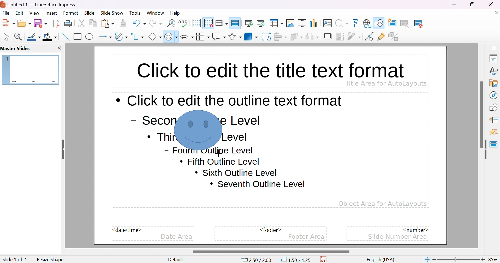  I want to click on slide layout, so click(436, 23).